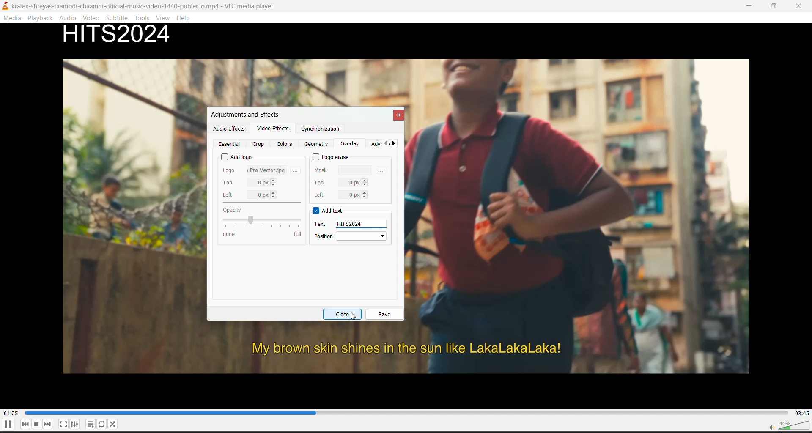 The height and width of the screenshot is (433, 812). Describe the element at coordinates (340, 181) in the screenshot. I see `top` at that location.